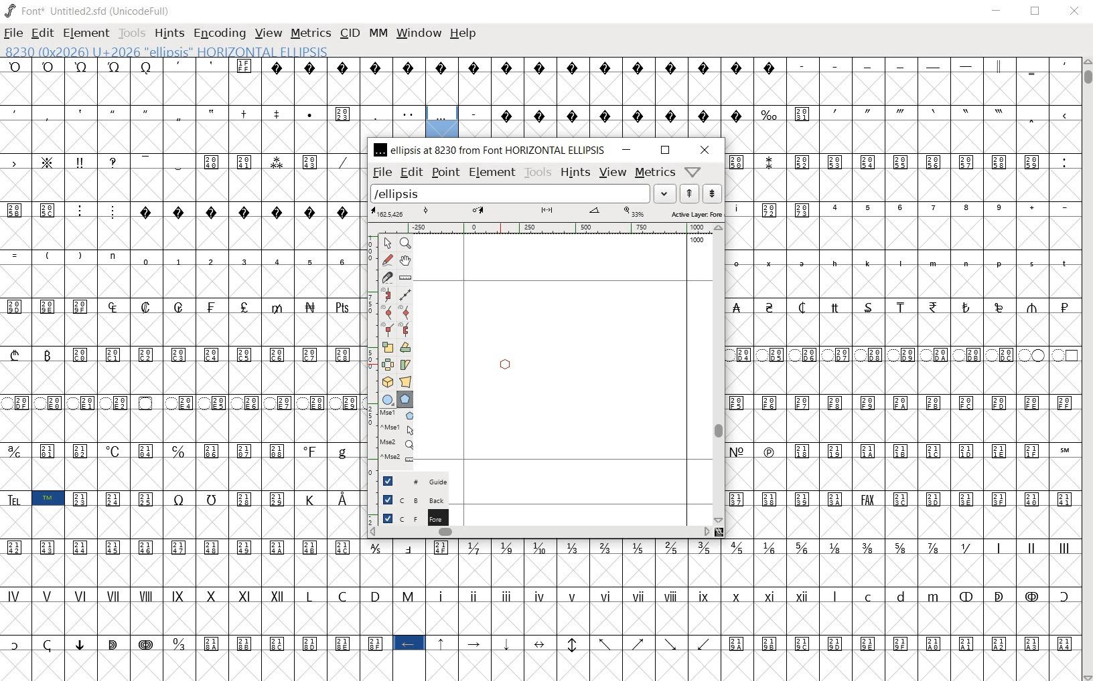  I want to click on ENCODING, so click(218, 33).